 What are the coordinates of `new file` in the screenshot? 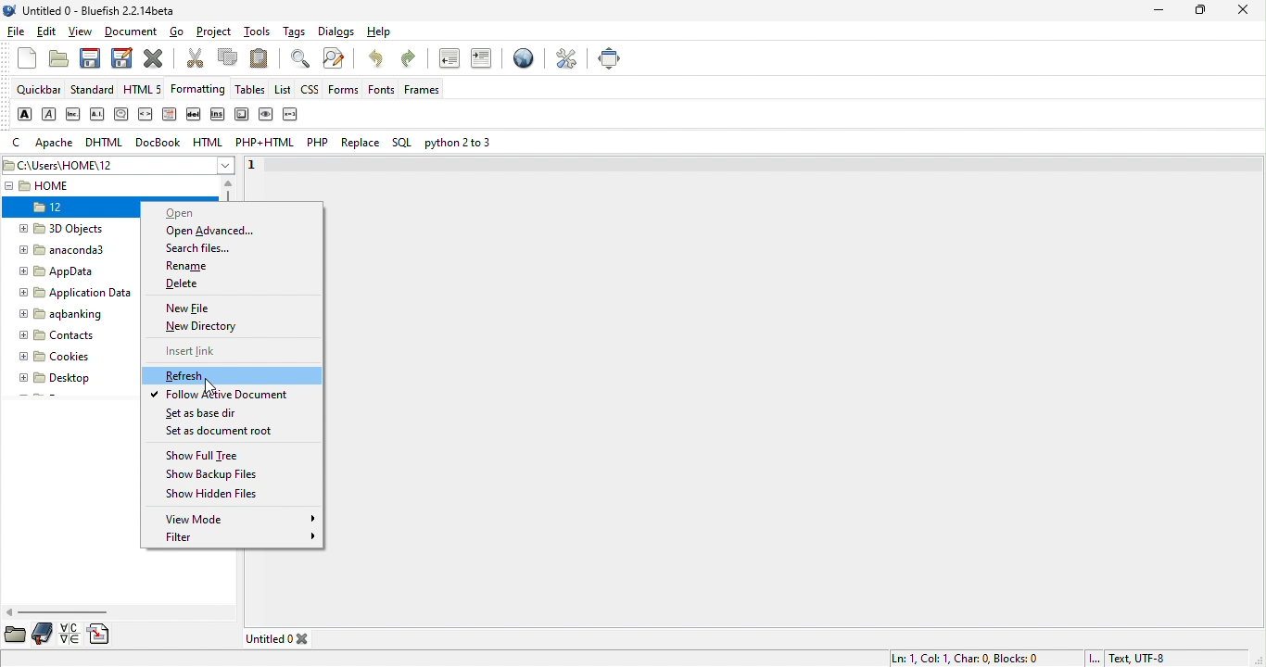 It's located at (195, 307).